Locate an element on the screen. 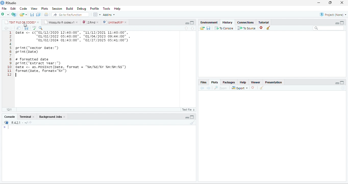  Zoom is located at coordinates (220, 88).